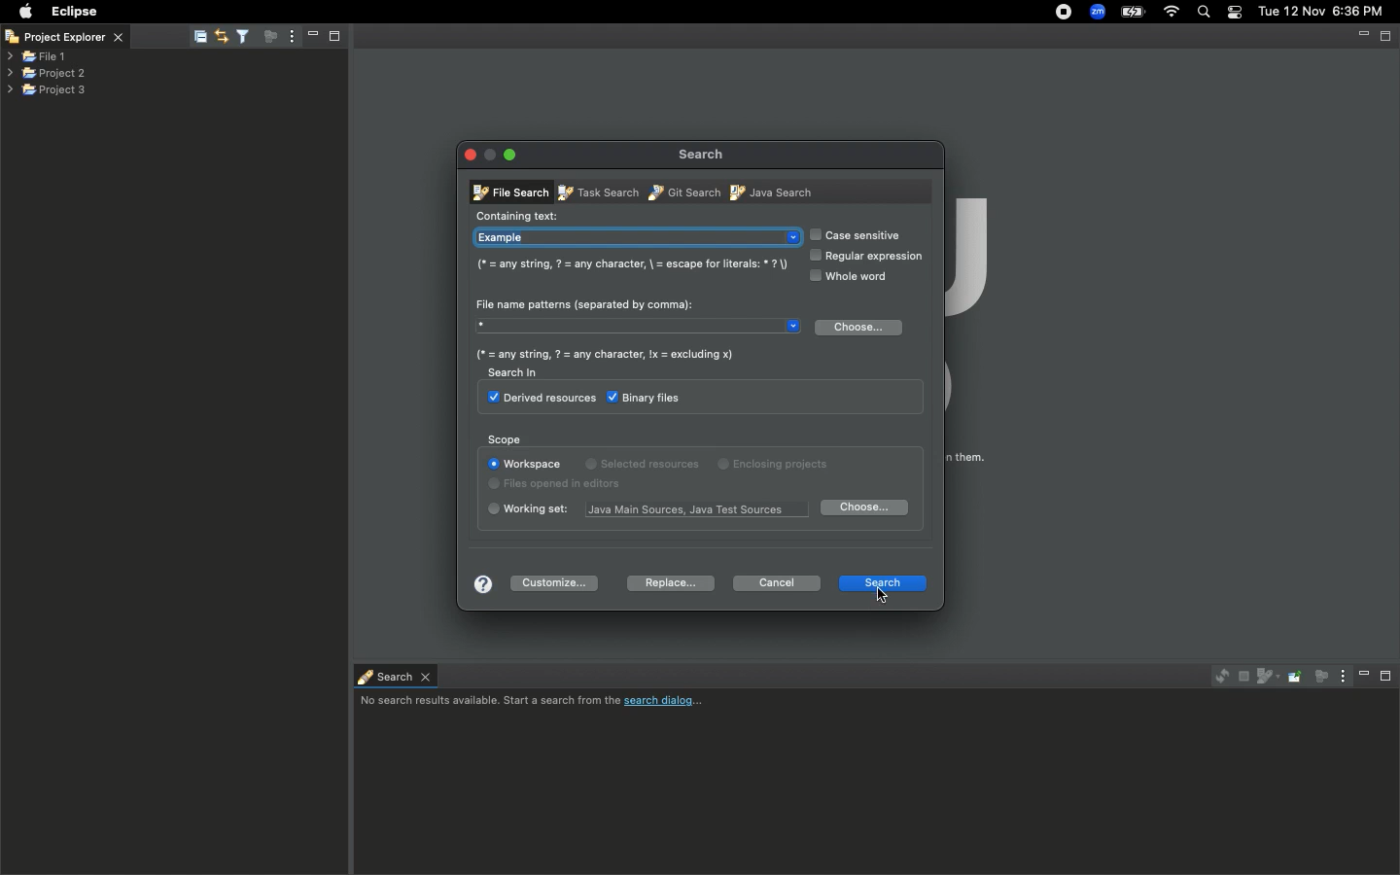 The width and height of the screenshot is (1400, 875). Describe the element at coordinates (336, 35) in the screenshot. I see `maximize` at that location.